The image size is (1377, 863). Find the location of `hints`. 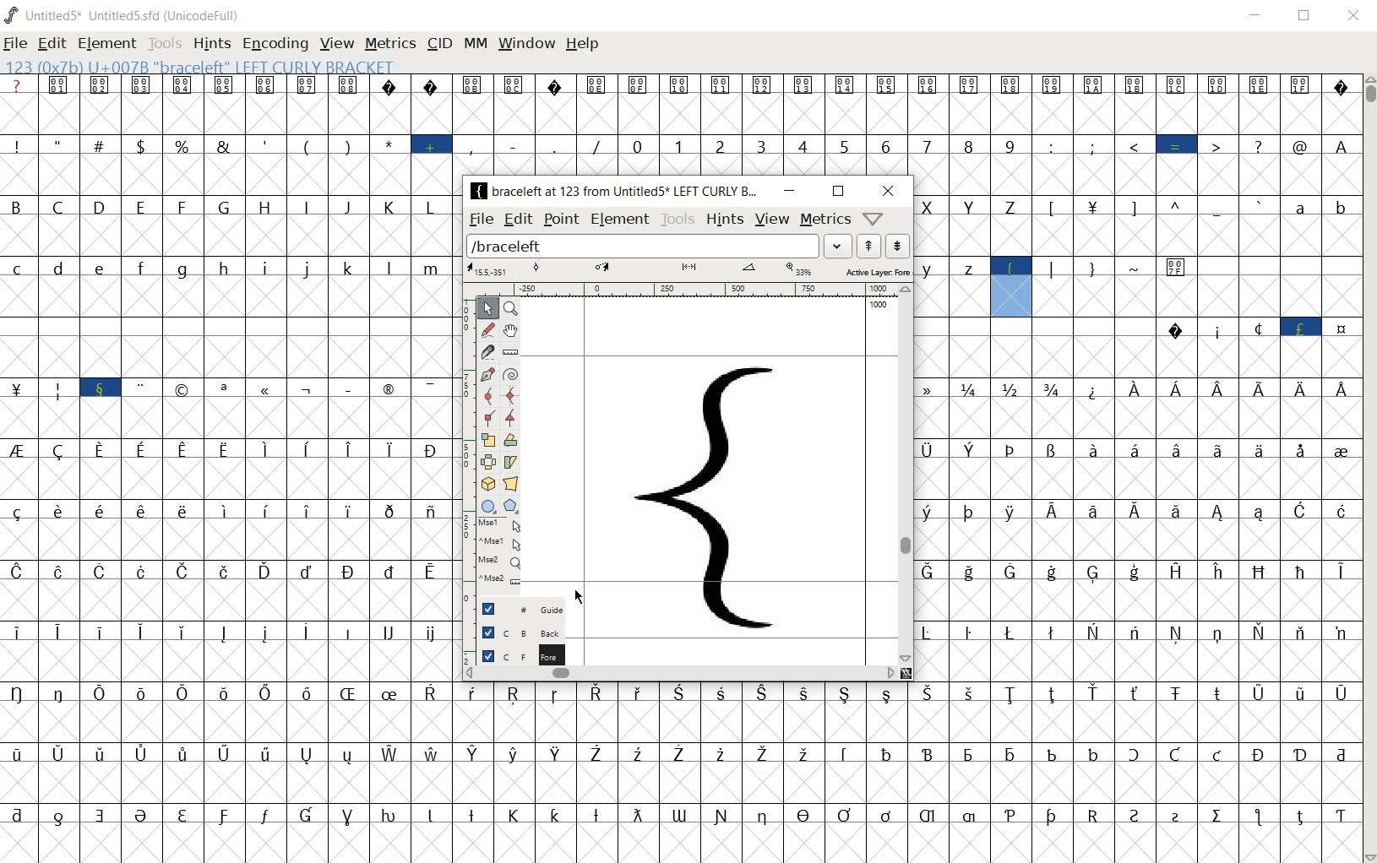

hints is located at coordinates (723, 220).